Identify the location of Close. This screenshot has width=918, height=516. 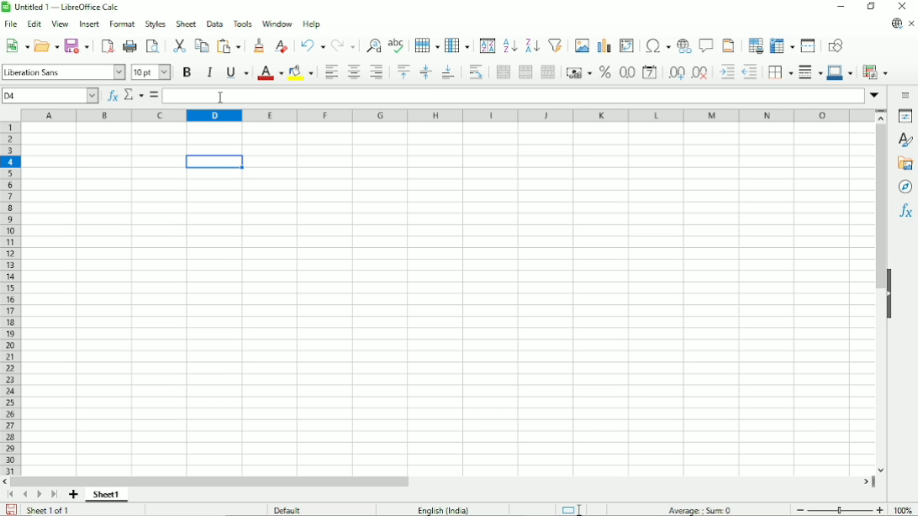
(903, 6).